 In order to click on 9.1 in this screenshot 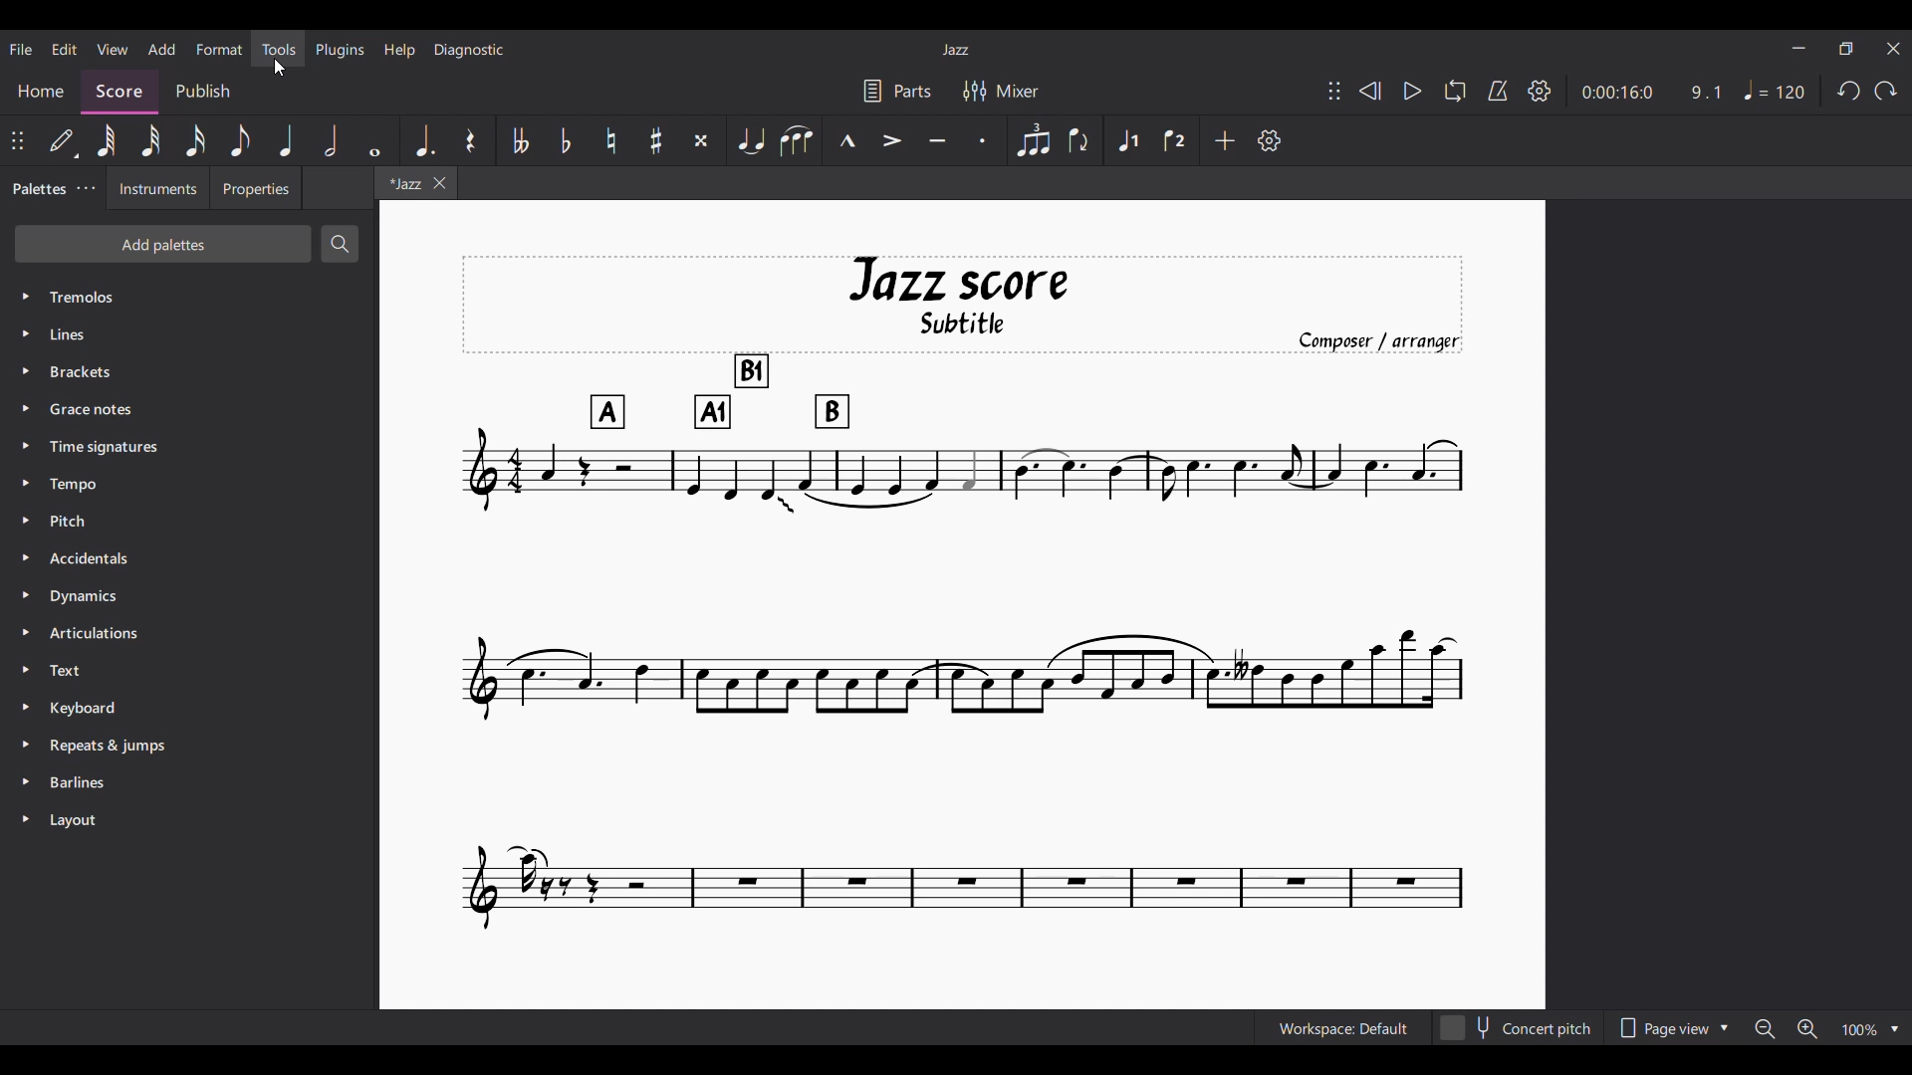, I will do `click(1706, 93)`.